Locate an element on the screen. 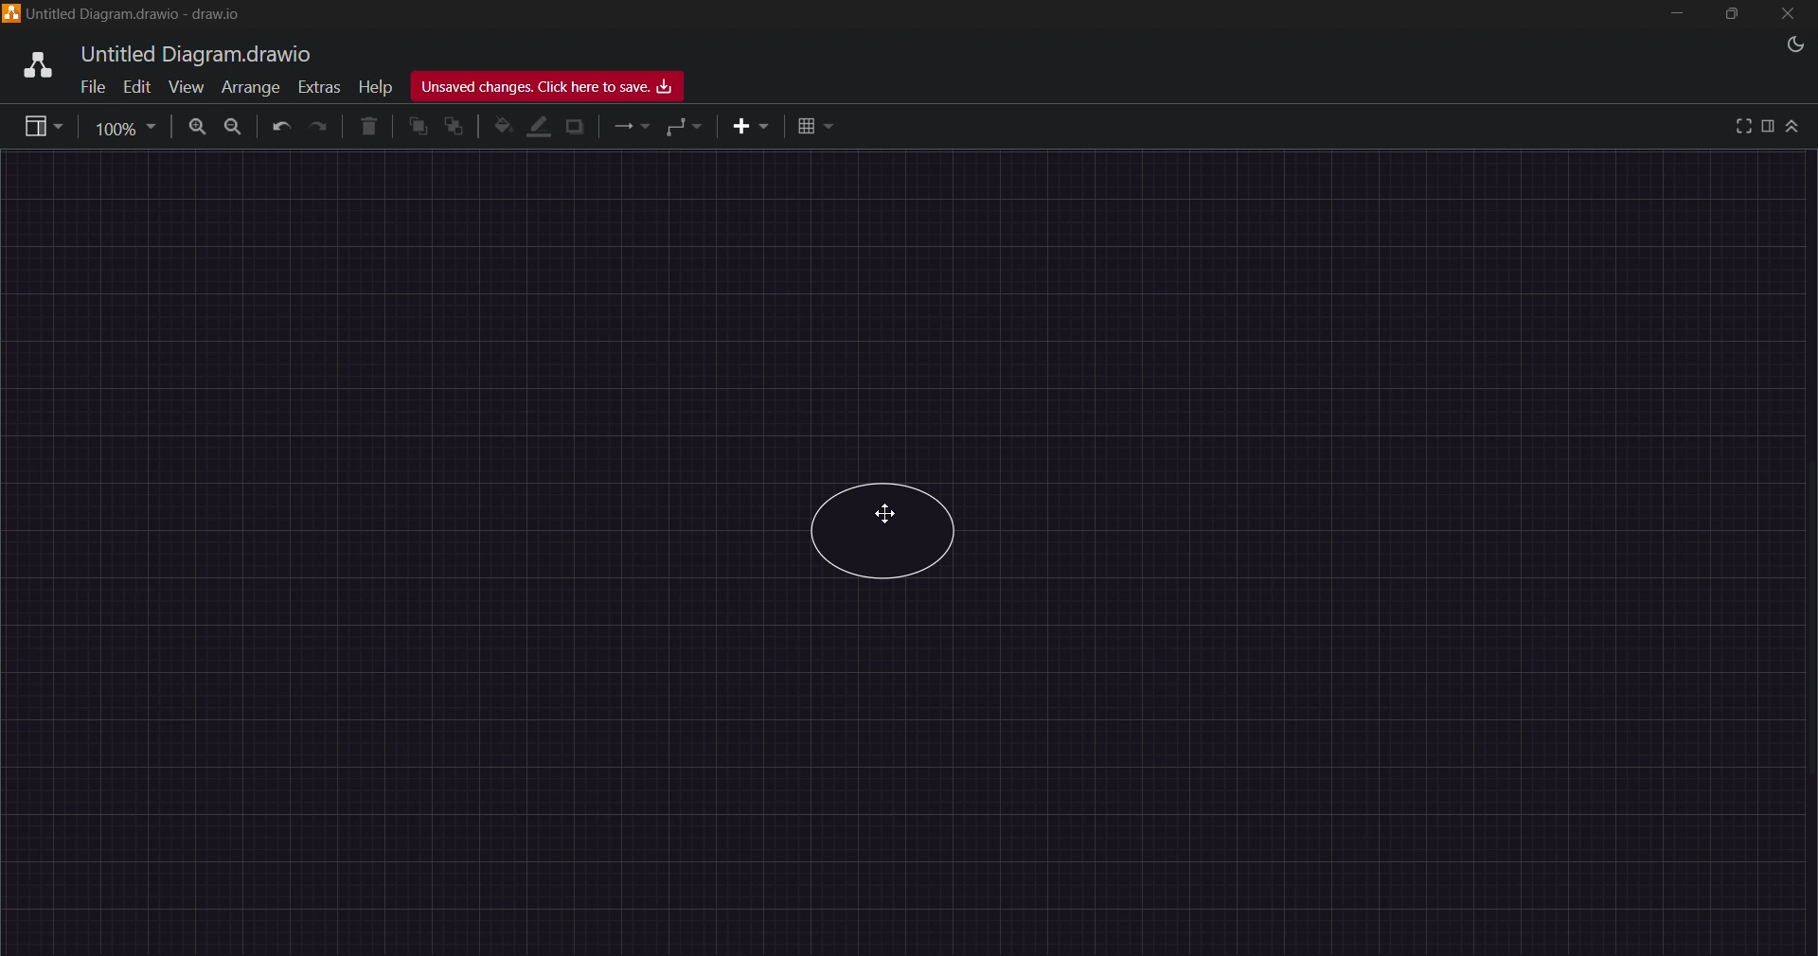 This screenshot has height=956, width=1818. zoom is located at coordinates (127, 128).